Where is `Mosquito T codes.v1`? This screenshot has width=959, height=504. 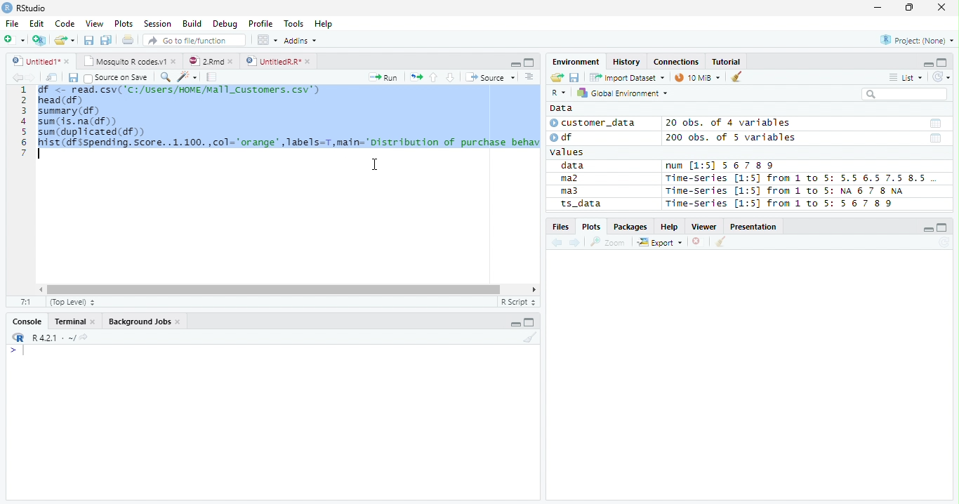 Mosquito T codes.v1 is located at coordinates (130, 62).